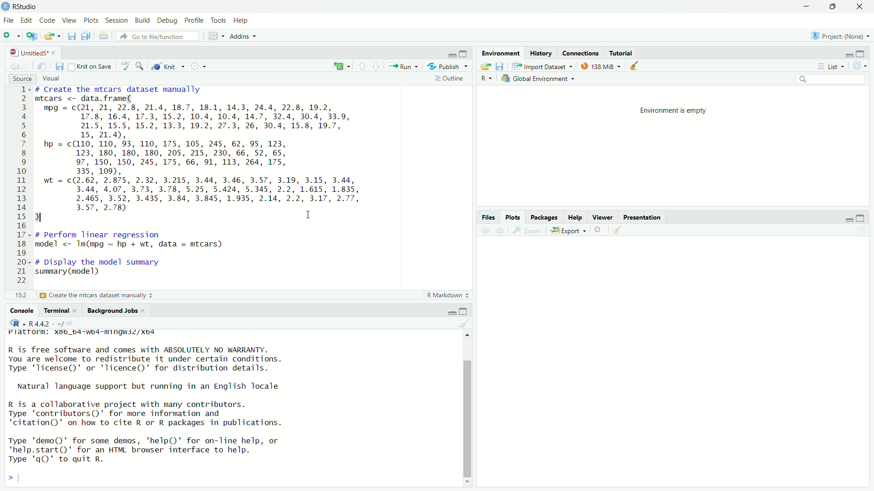 Image resolution: width=874 pixels, height=491 pixels. I want to click on code, so click(48, 20).